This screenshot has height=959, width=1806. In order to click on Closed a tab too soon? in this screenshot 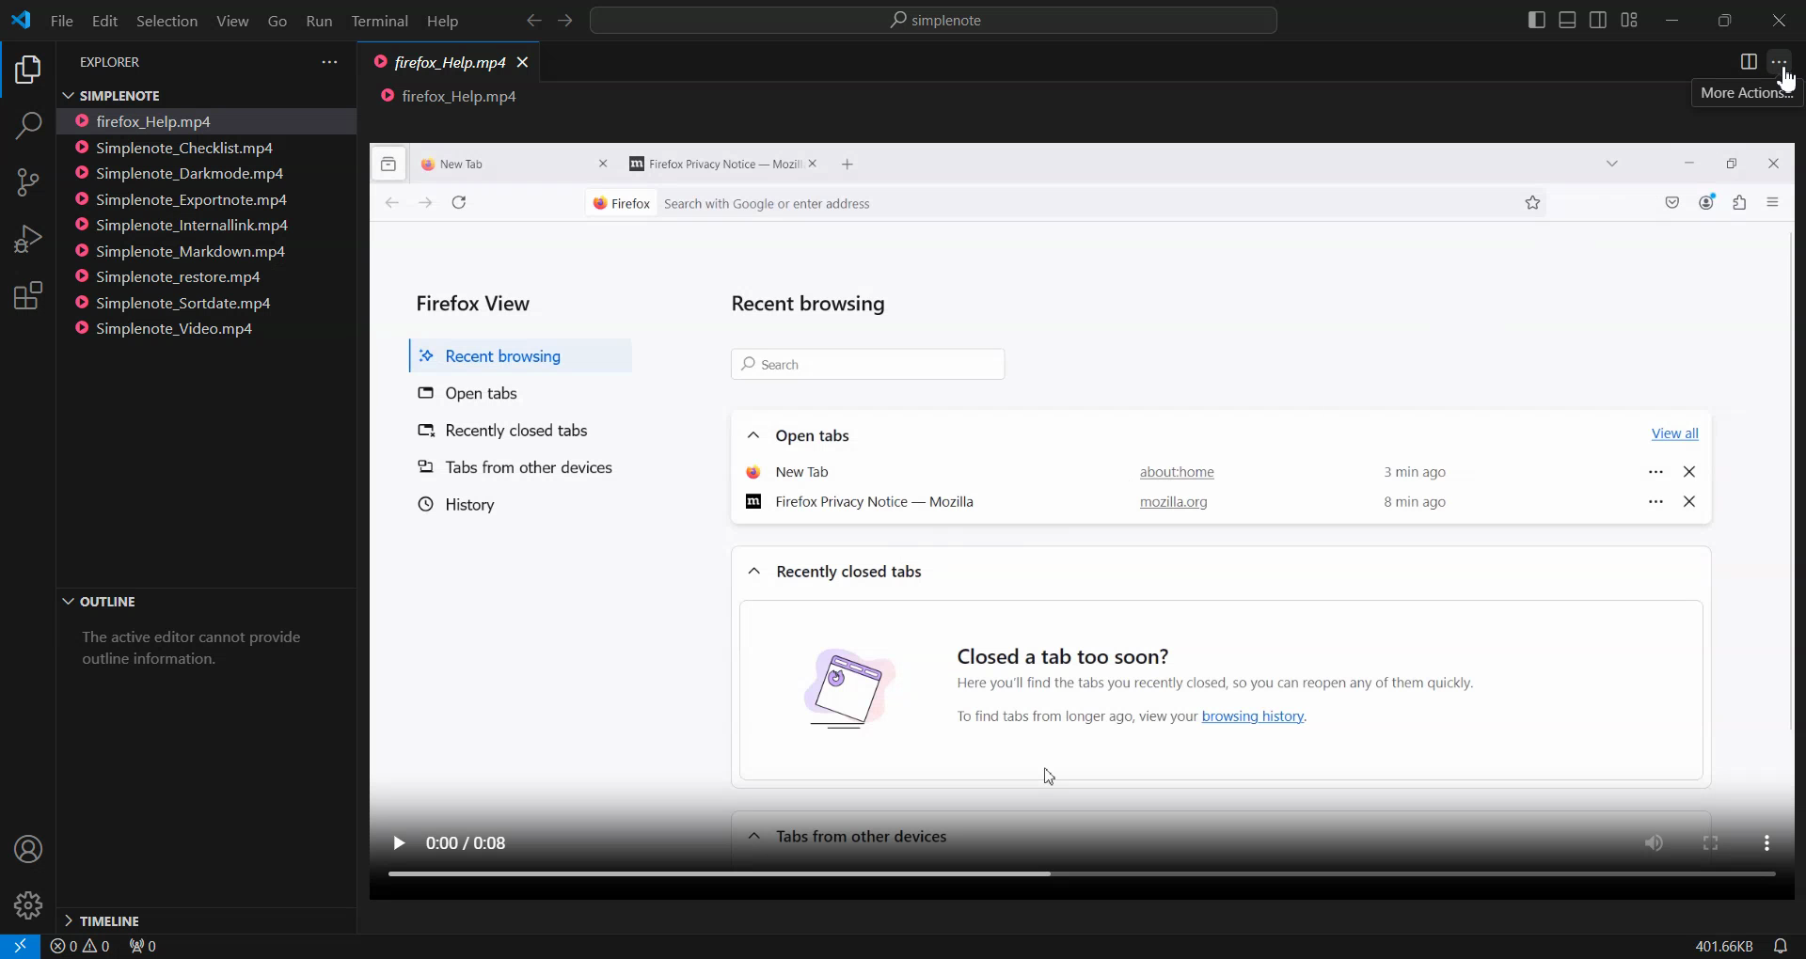, I will do `click(1065, 649)`.